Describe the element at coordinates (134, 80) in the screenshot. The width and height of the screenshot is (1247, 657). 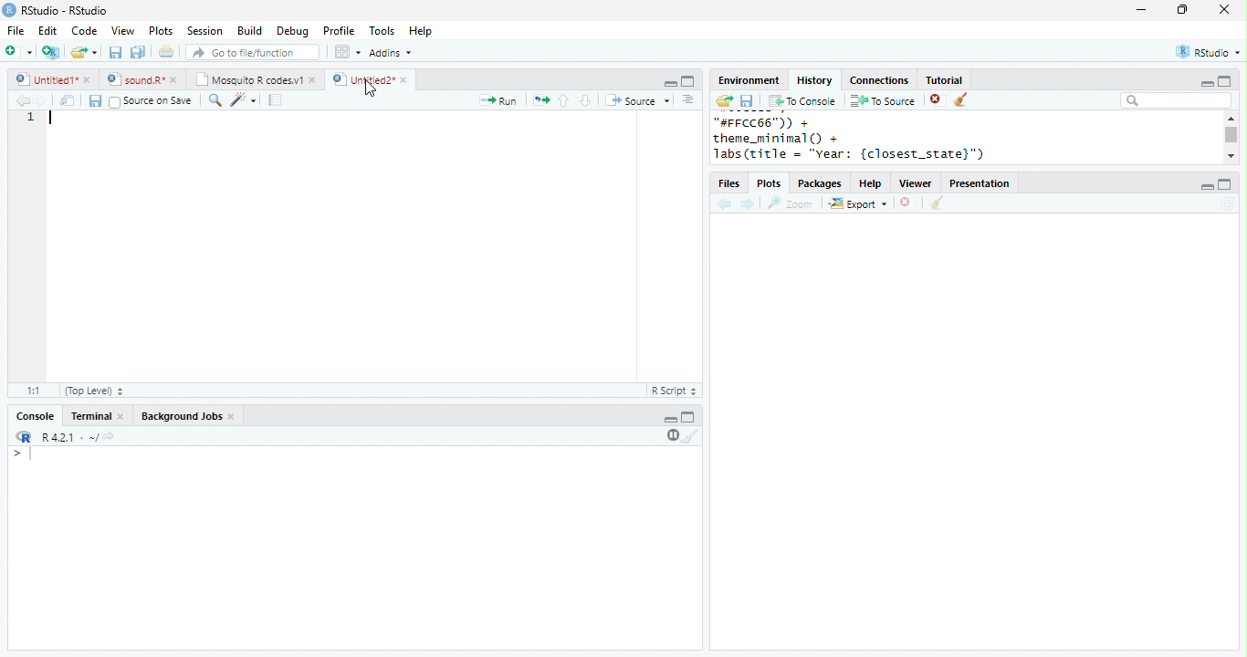
I see `sound.R` at that location.